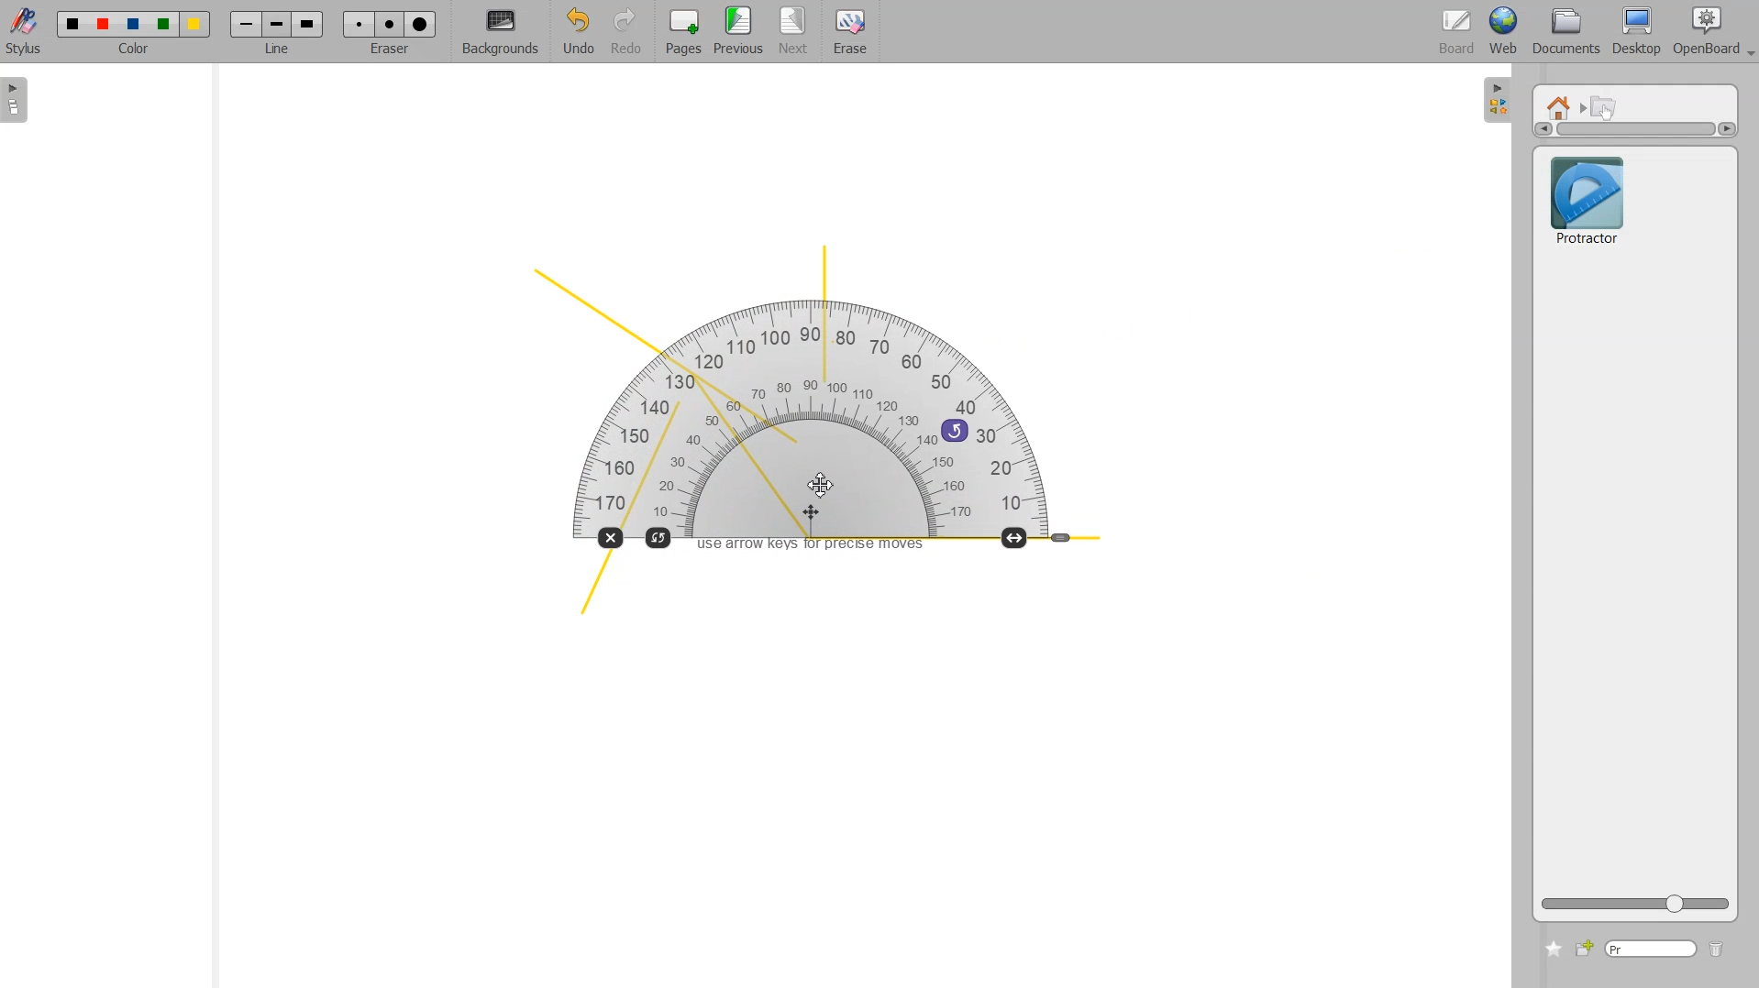  What do you see at coordinates (26, 30) in the screenshot?
I see `Stylus` at bounding box center [26, 30].